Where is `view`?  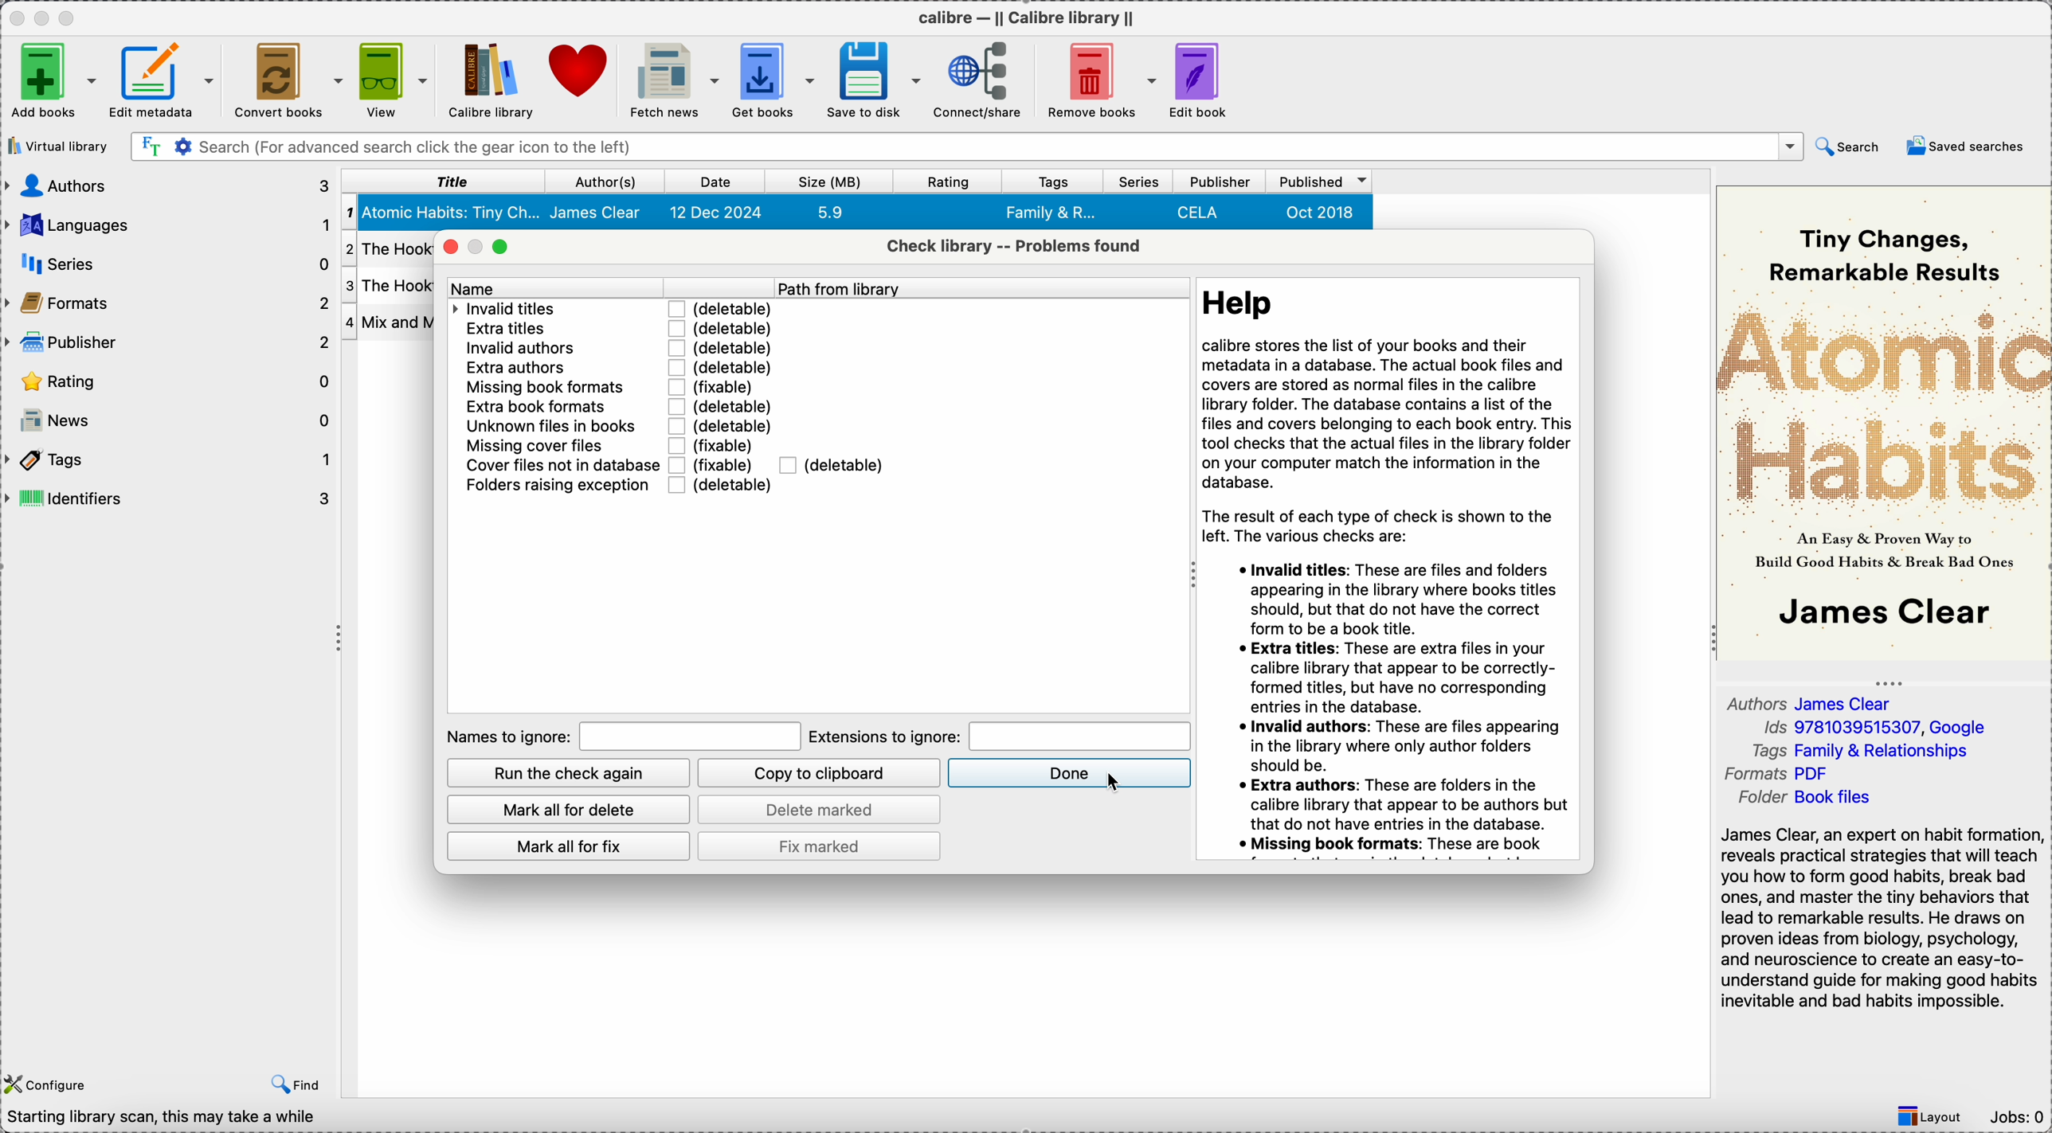
view is located at coordinates (394, 80).